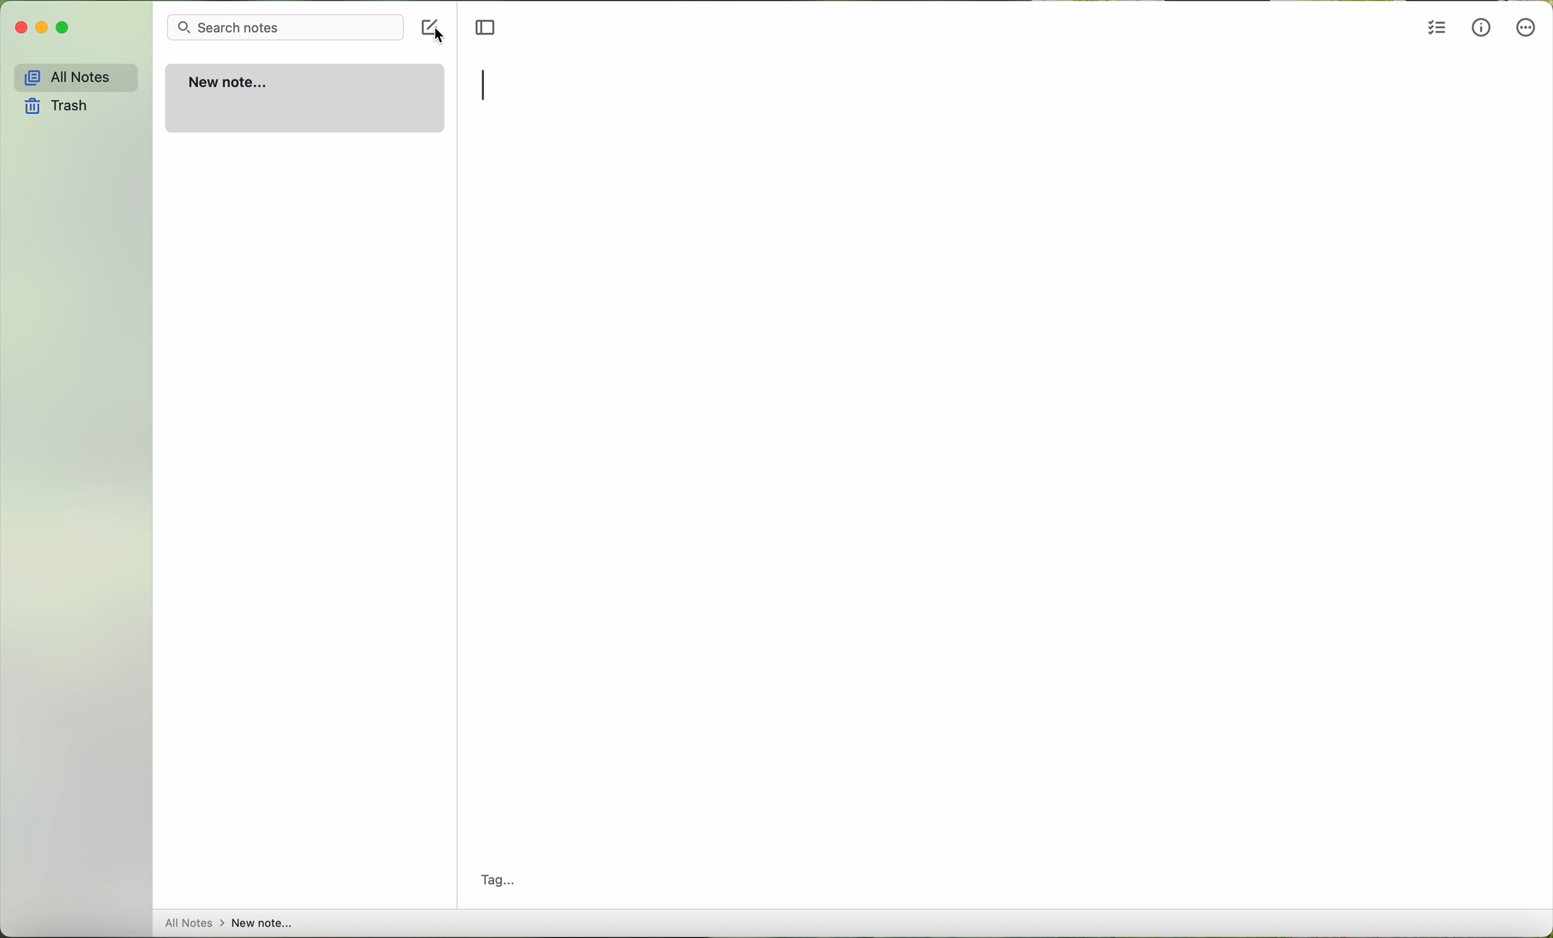 This screenshot has width=1553, height=938. What do you see at coordinates (20, 28) in the screenshot?
I see `close Simplenote` at bounding box center [20, 28].